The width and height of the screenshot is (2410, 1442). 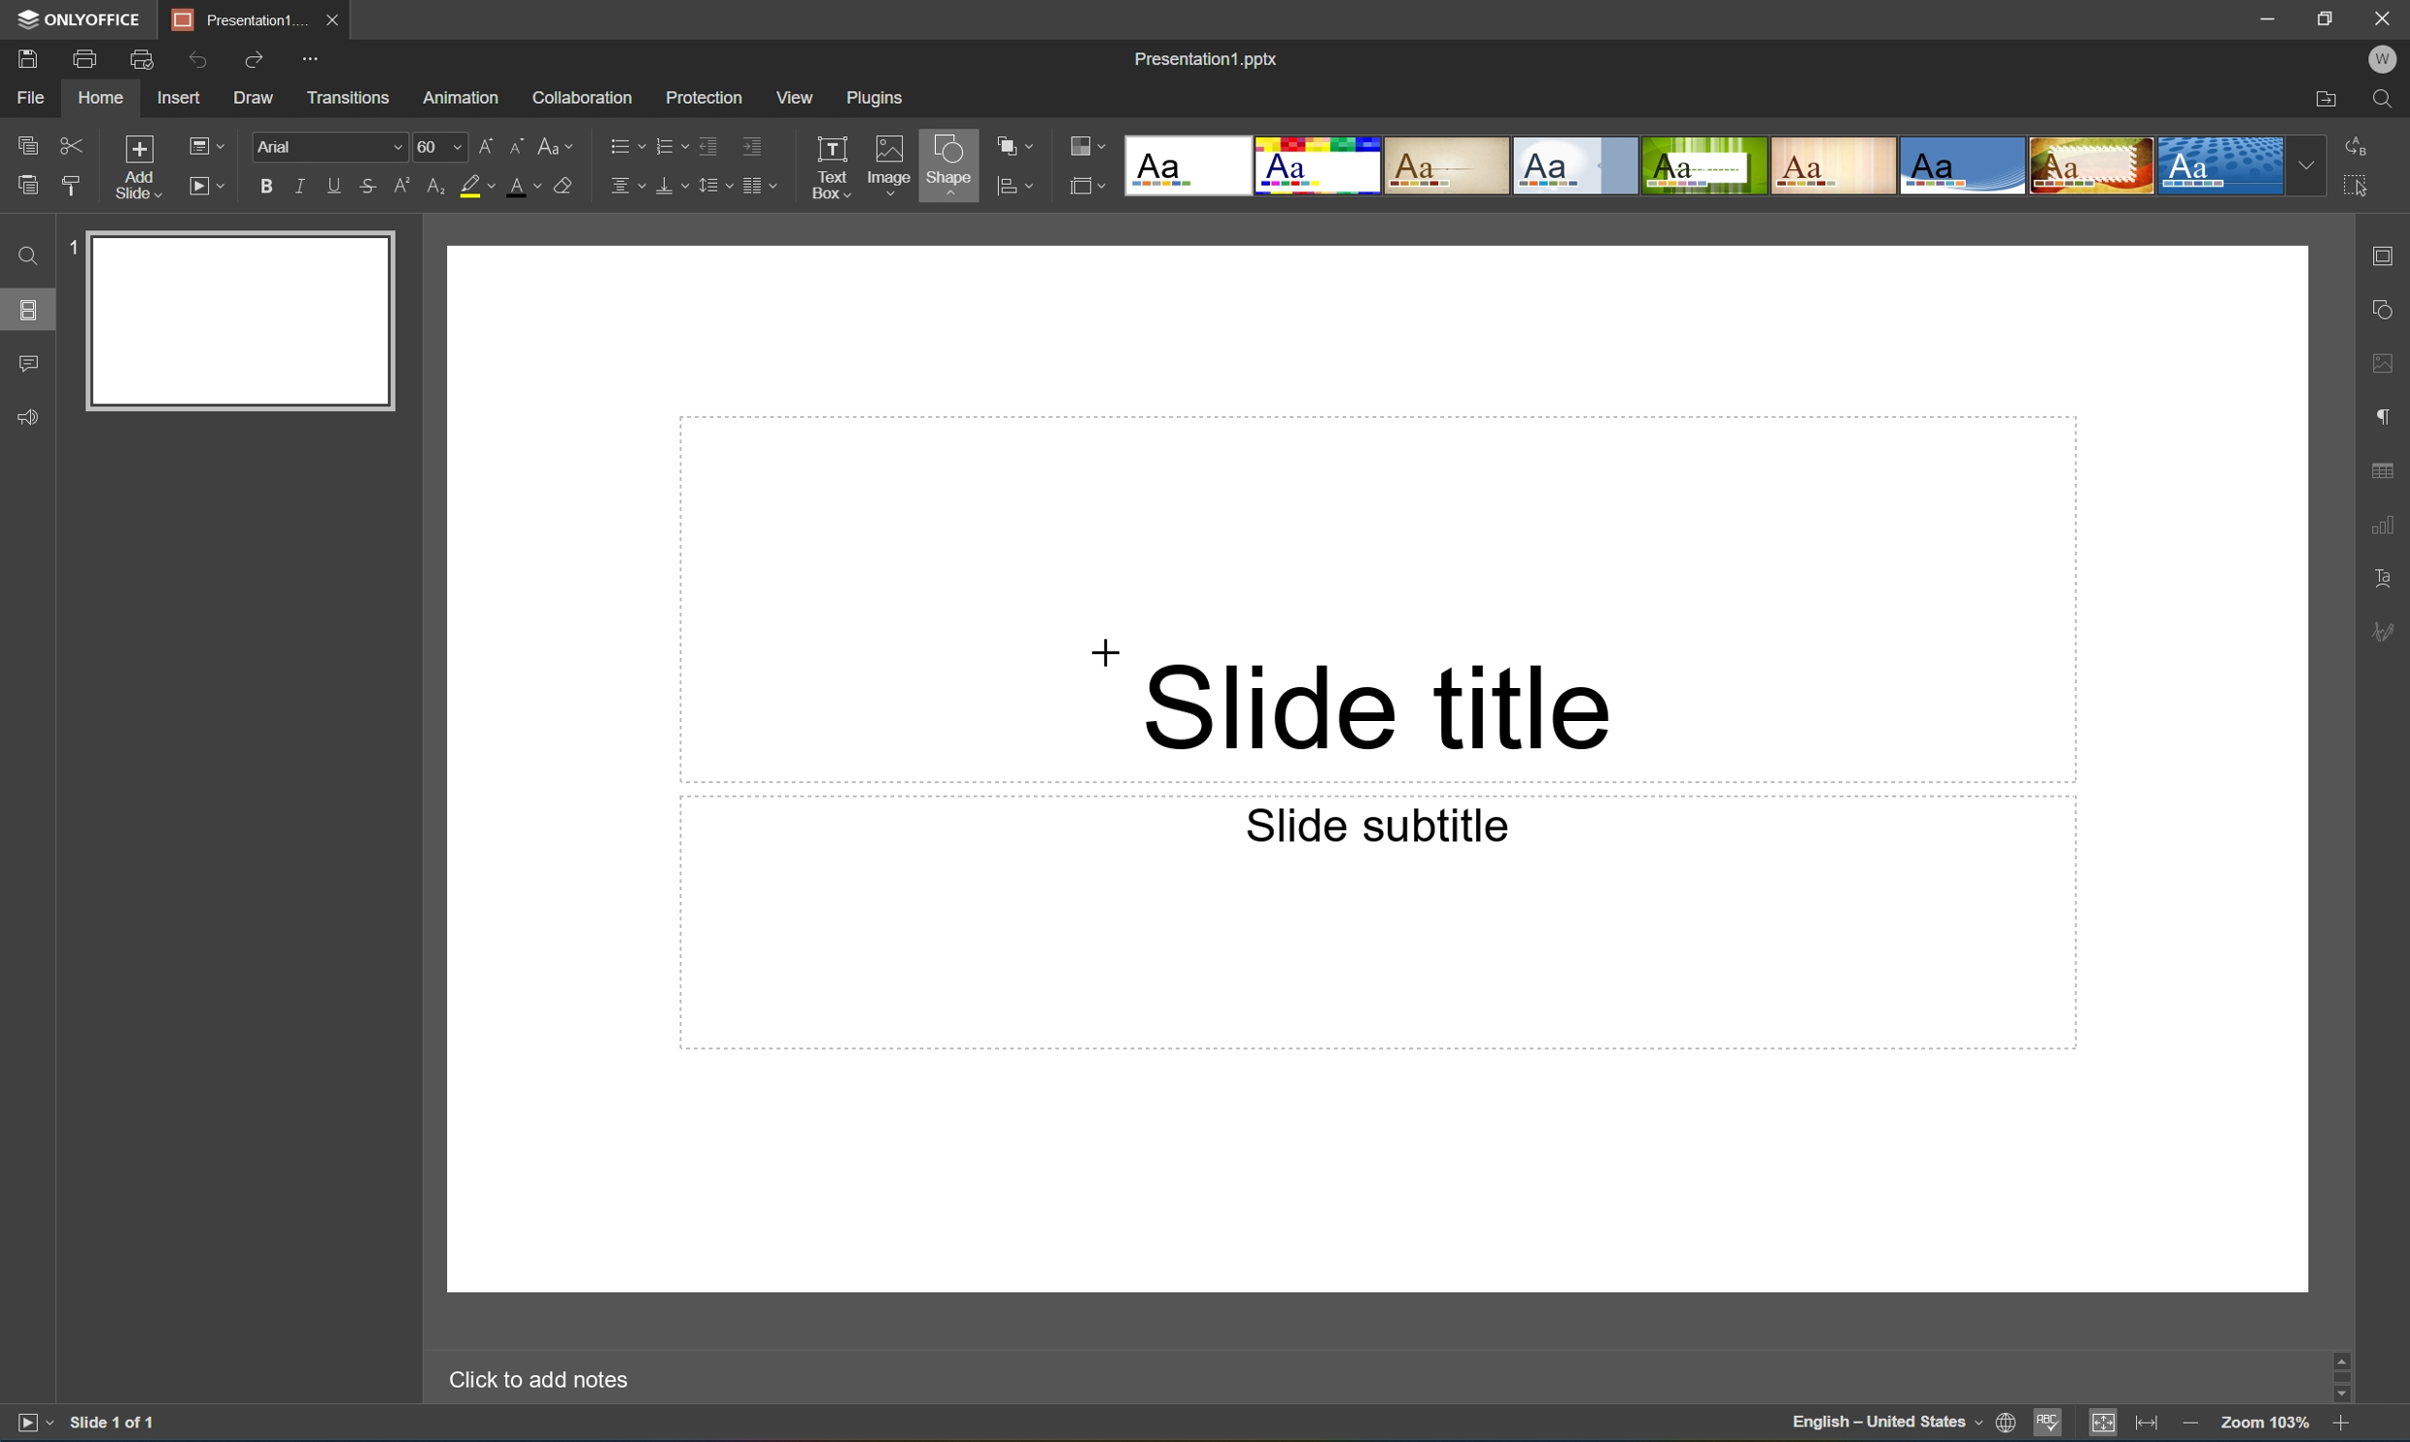 What do you see at coordinates (624, 185) in the screenshot?
I see `Horizontally align` at bounding box center [624, 185].